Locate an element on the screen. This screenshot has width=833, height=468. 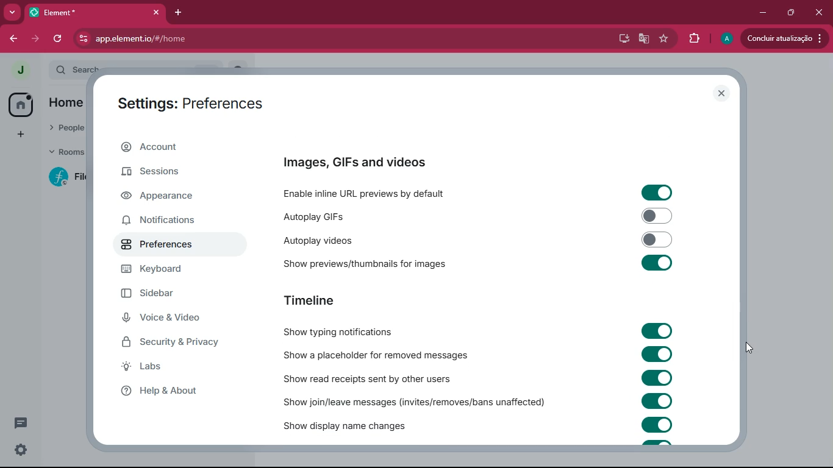
extensions is located at coordinates (695, 38).